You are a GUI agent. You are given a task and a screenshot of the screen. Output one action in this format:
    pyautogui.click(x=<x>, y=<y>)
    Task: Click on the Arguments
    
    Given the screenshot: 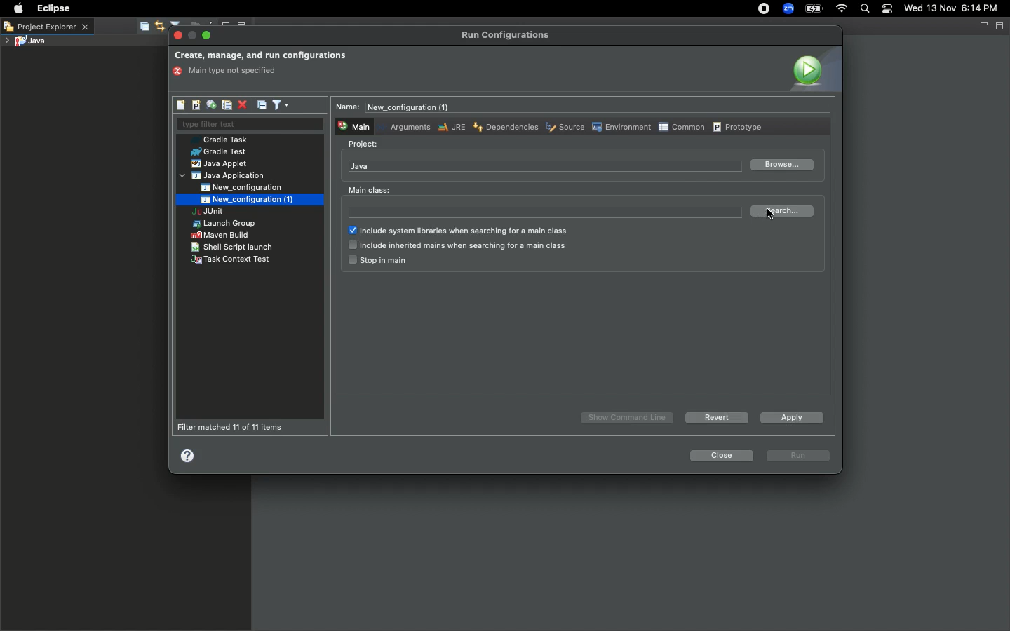 What is the action you would take?
    pyautogui.click(x=408, y=126)
    